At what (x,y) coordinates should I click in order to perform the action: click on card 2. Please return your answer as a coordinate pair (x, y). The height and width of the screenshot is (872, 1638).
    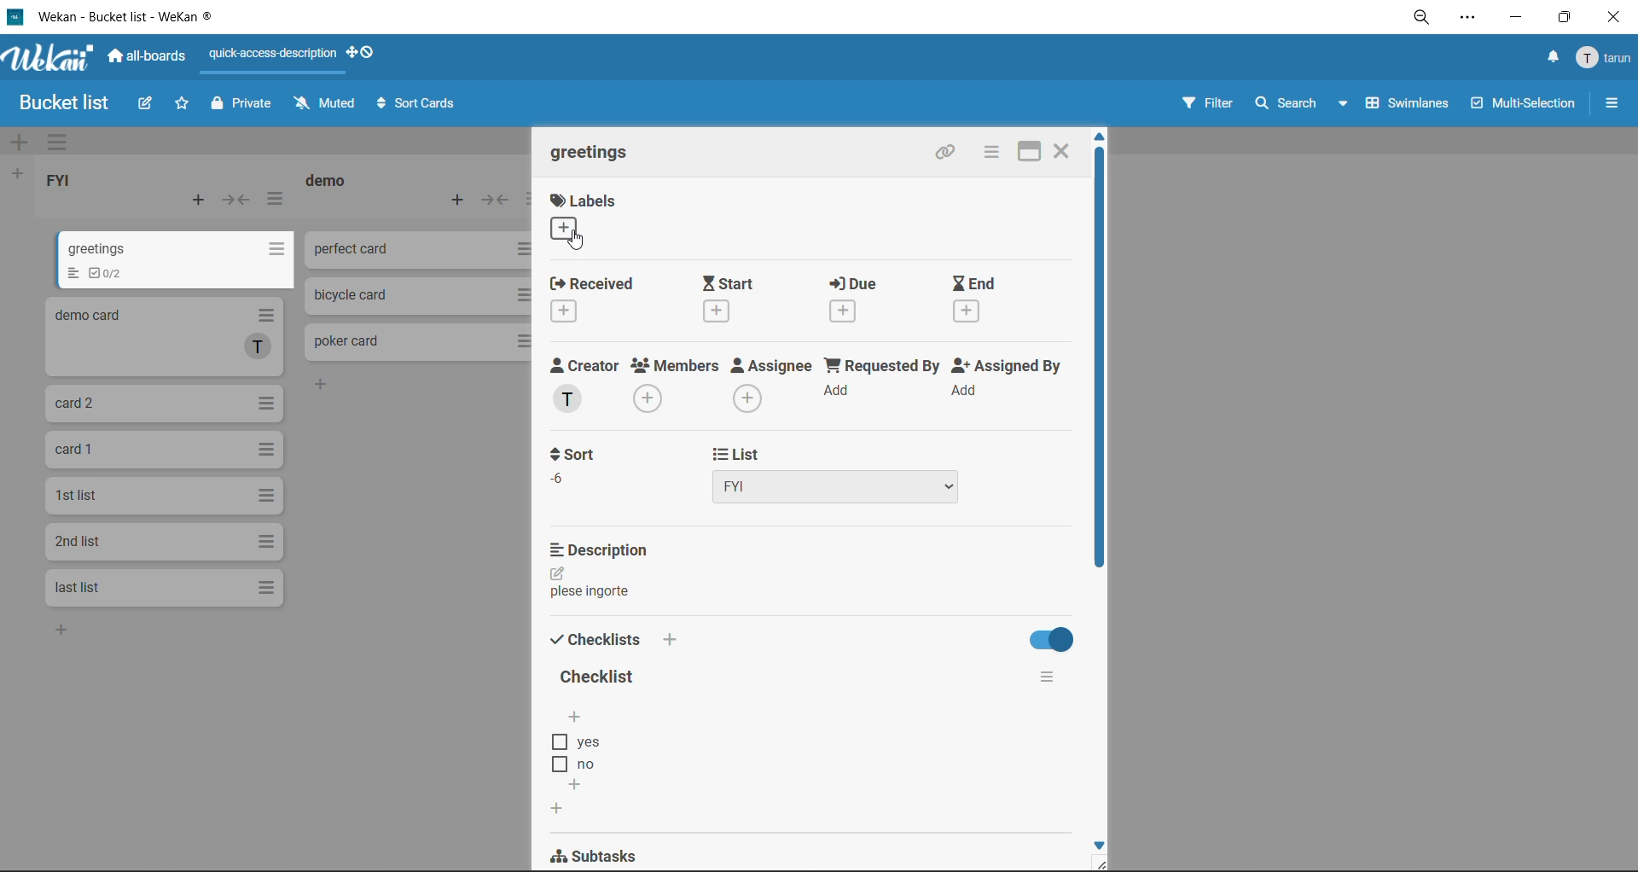
    Looking at the image, I should click on (162, 337).